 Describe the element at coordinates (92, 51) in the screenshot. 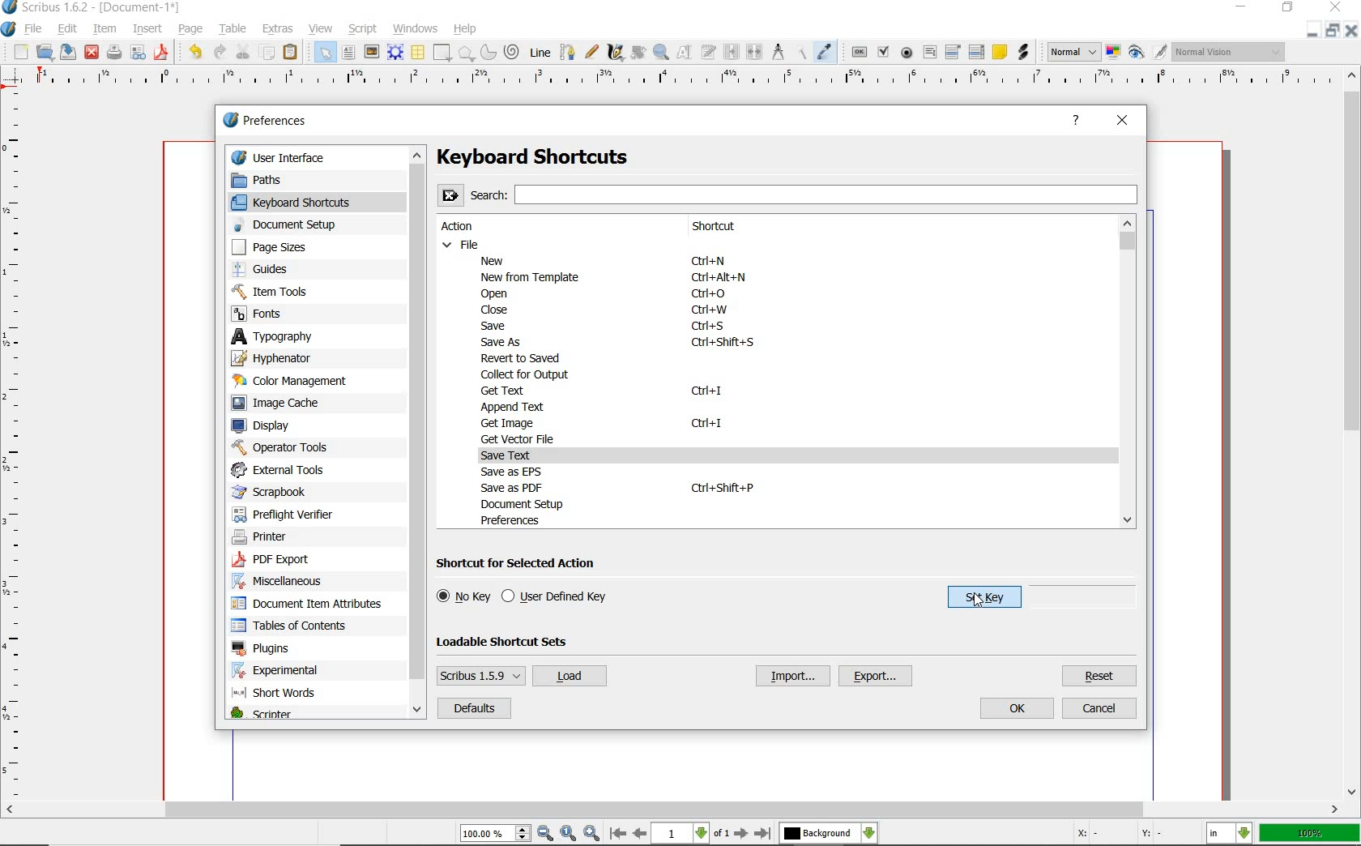

I see `close` at that location.